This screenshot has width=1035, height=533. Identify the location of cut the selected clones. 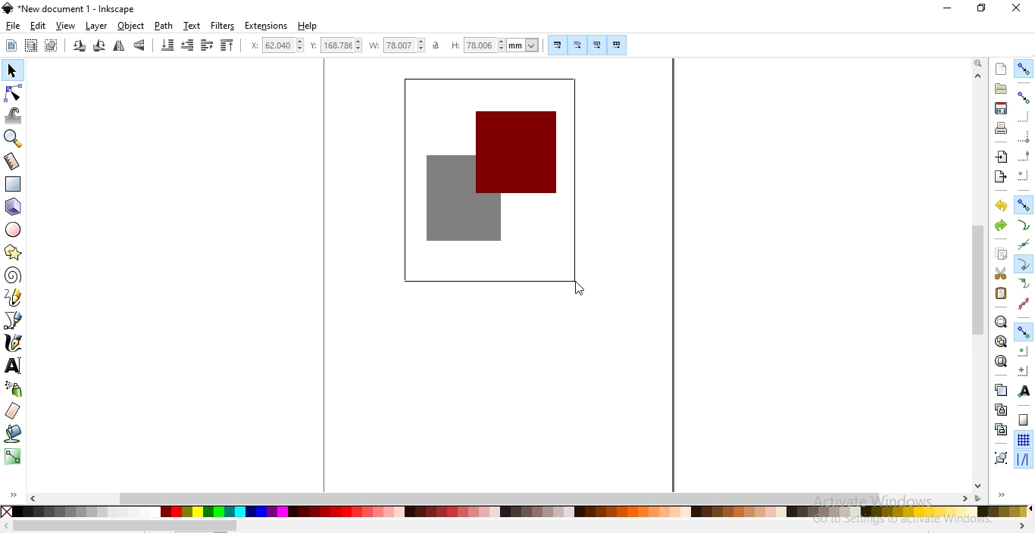
(1001, 429).